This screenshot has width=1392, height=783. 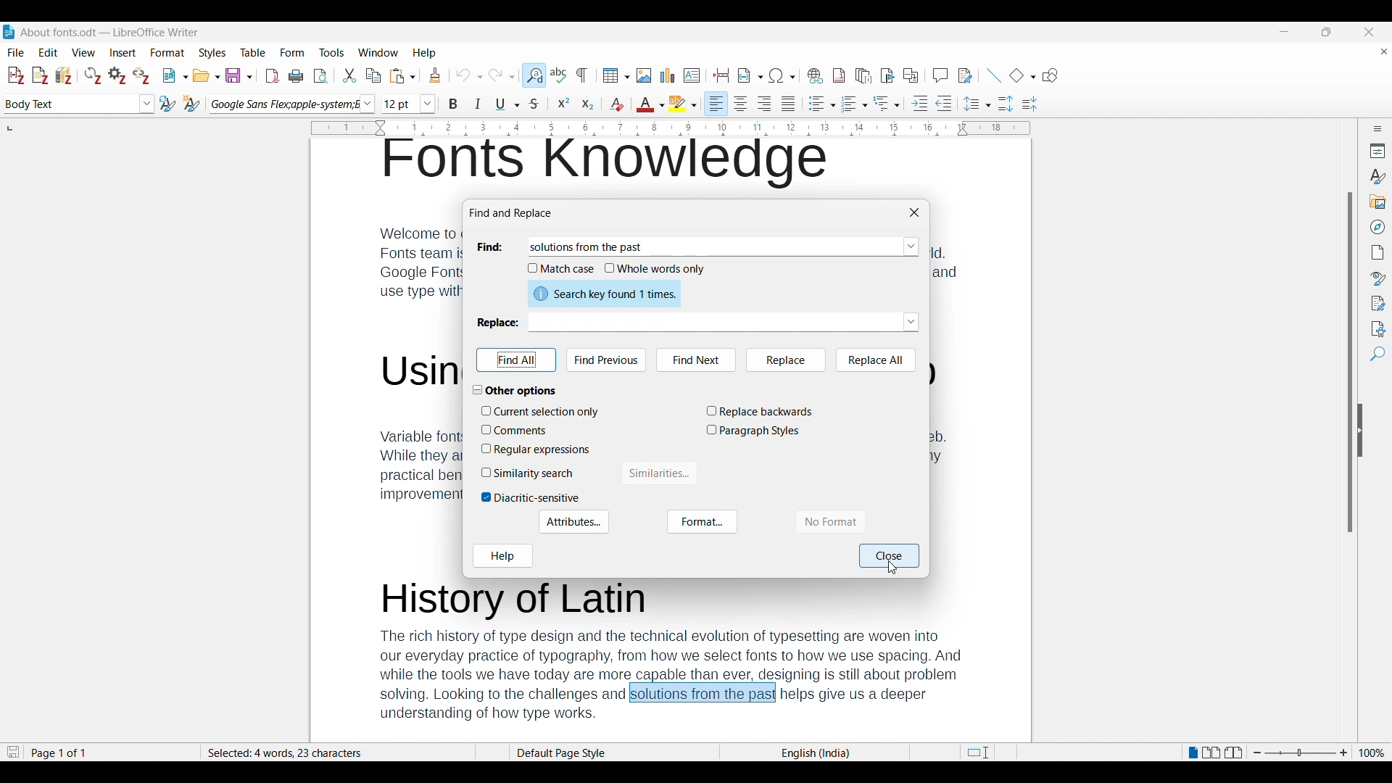 What do you see at coordinates (613, 753) in the screenshot?
I see `Default page style` at bounding box center [613, 753].